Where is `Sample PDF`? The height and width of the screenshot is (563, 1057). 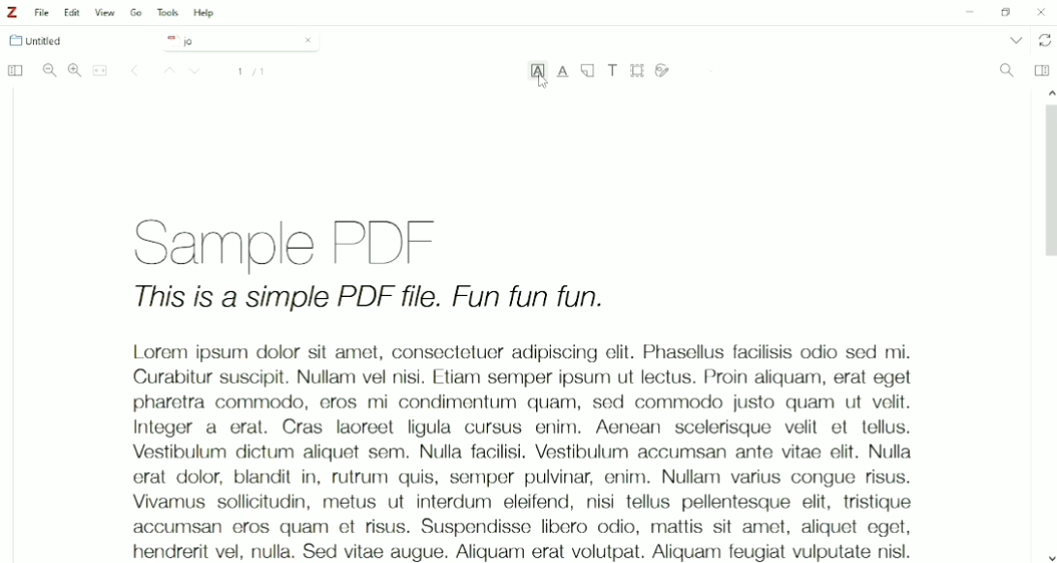
Sample PDF is located at coordinates (308, 240).